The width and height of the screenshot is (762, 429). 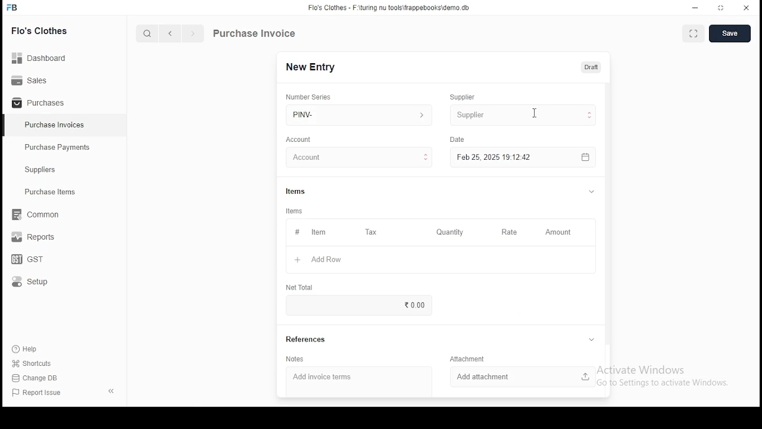 What do you see at coordinates (35, 238) in the screenshot?
I see `reports` at bounding box center [35, 238].